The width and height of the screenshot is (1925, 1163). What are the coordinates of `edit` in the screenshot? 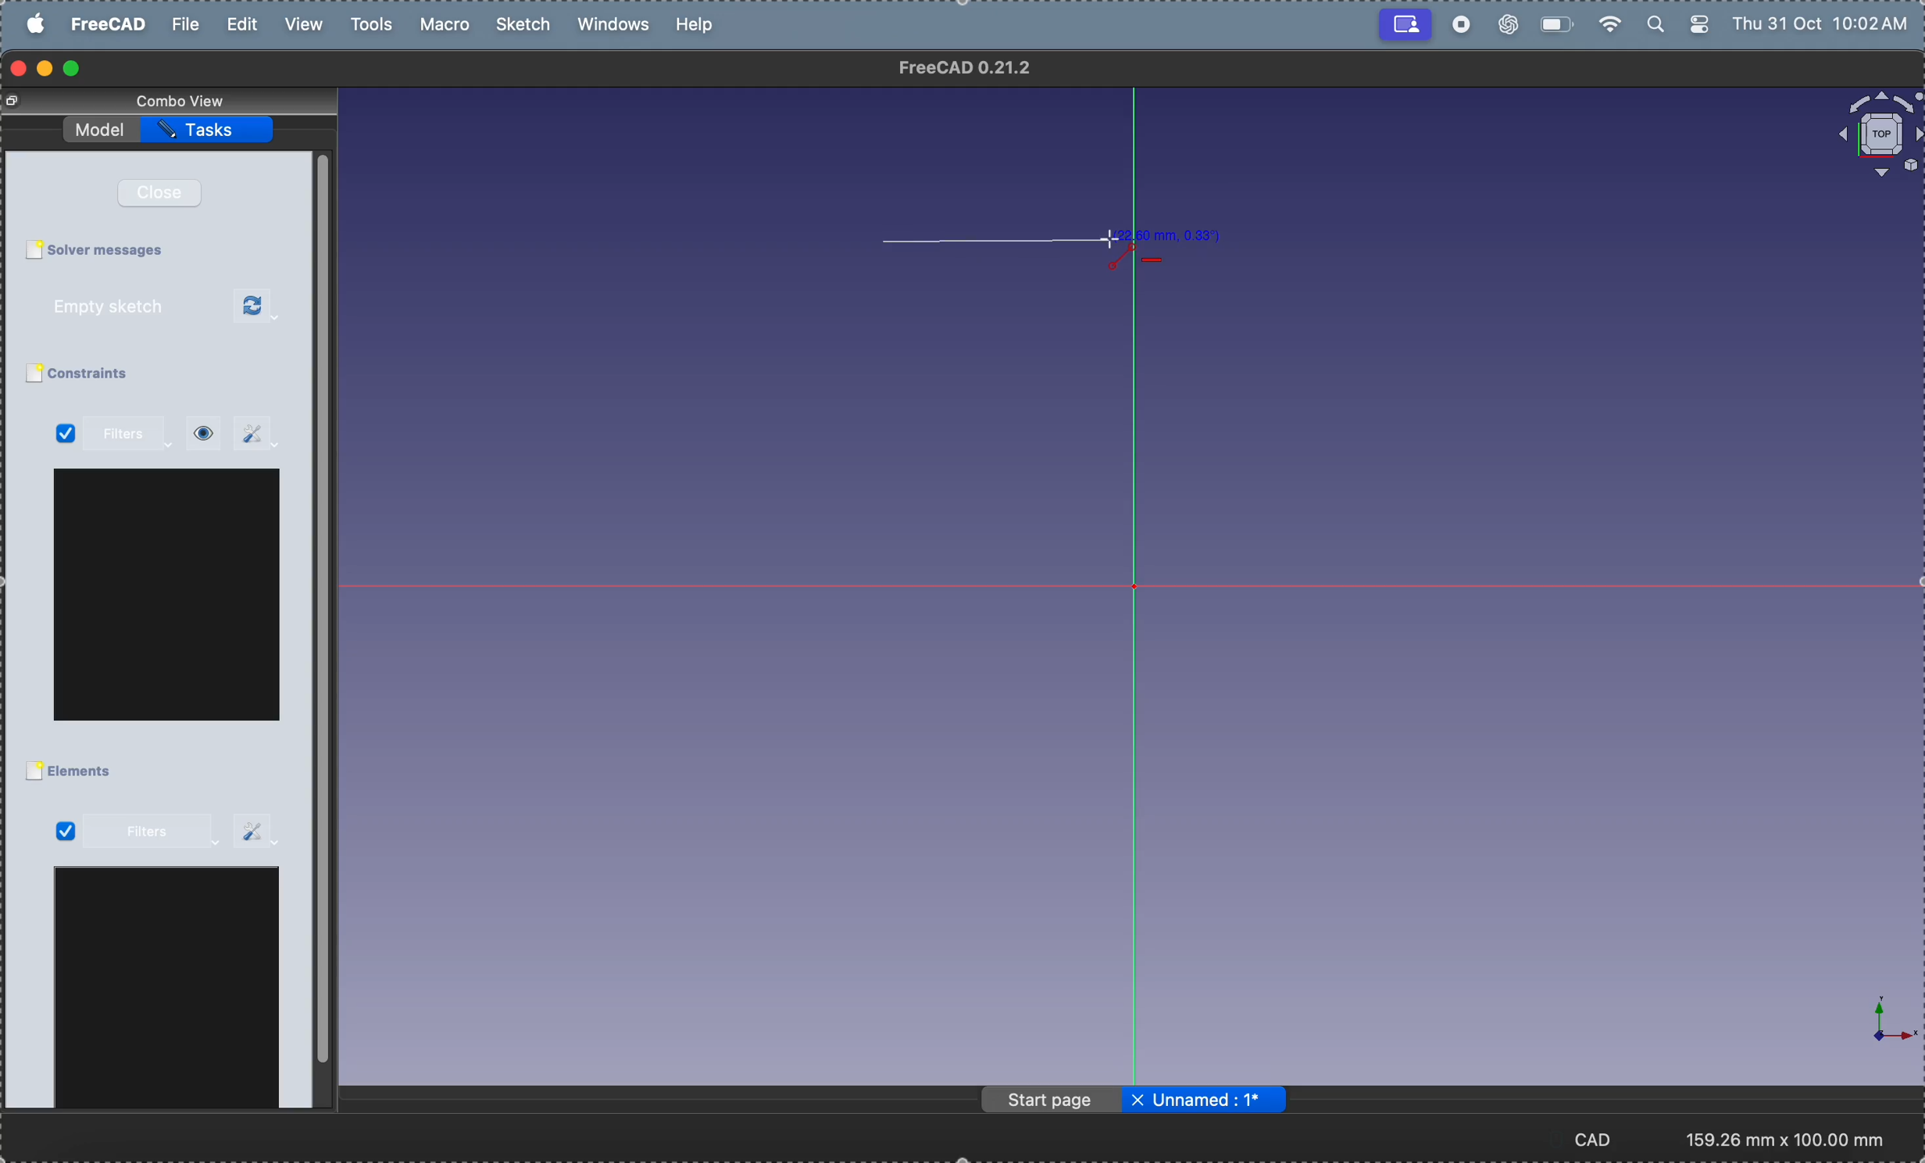 It's located at (245, 25).